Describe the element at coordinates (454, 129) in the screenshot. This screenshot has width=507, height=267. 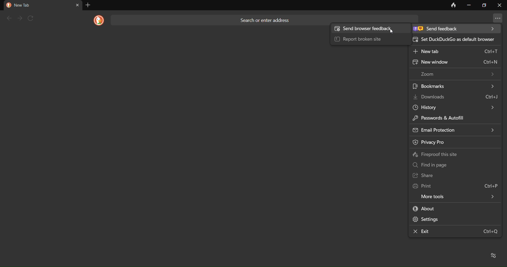
I see `email protection` at that location.